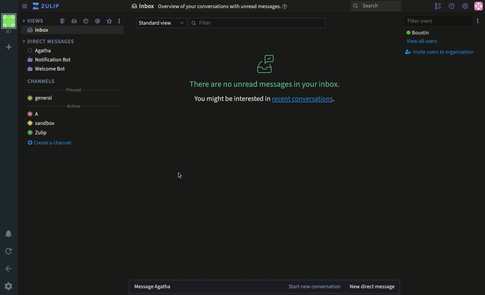  Describe the element at coordinates (74, 90) in the screenshot. I see `Pinned` at that location.